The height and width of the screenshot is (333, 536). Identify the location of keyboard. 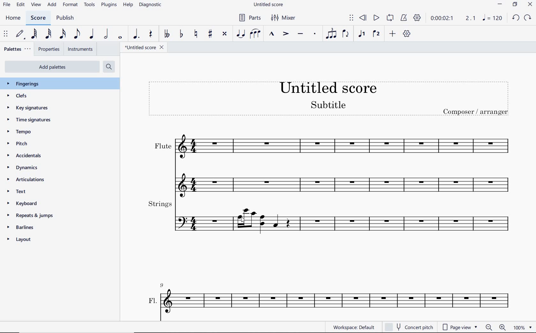
(28, 204).